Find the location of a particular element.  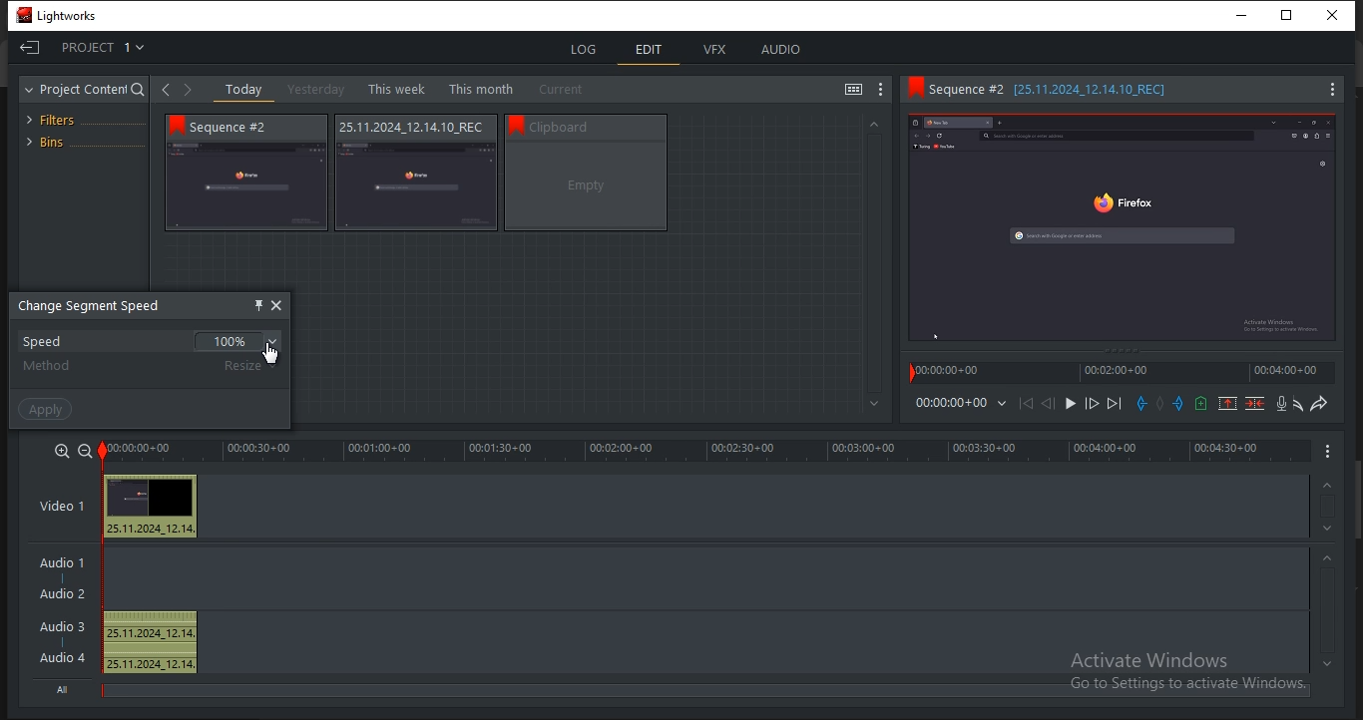

this week is located at coordinates (395, 88).